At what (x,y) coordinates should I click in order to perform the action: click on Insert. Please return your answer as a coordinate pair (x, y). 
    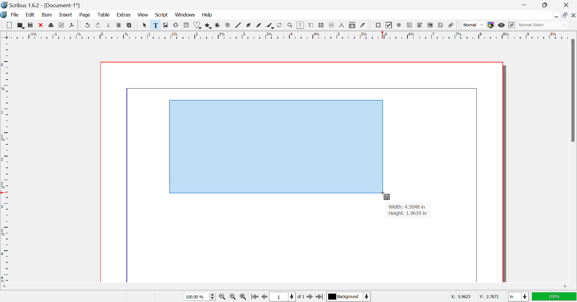
    Looking at the image, I should click on (66, 15).